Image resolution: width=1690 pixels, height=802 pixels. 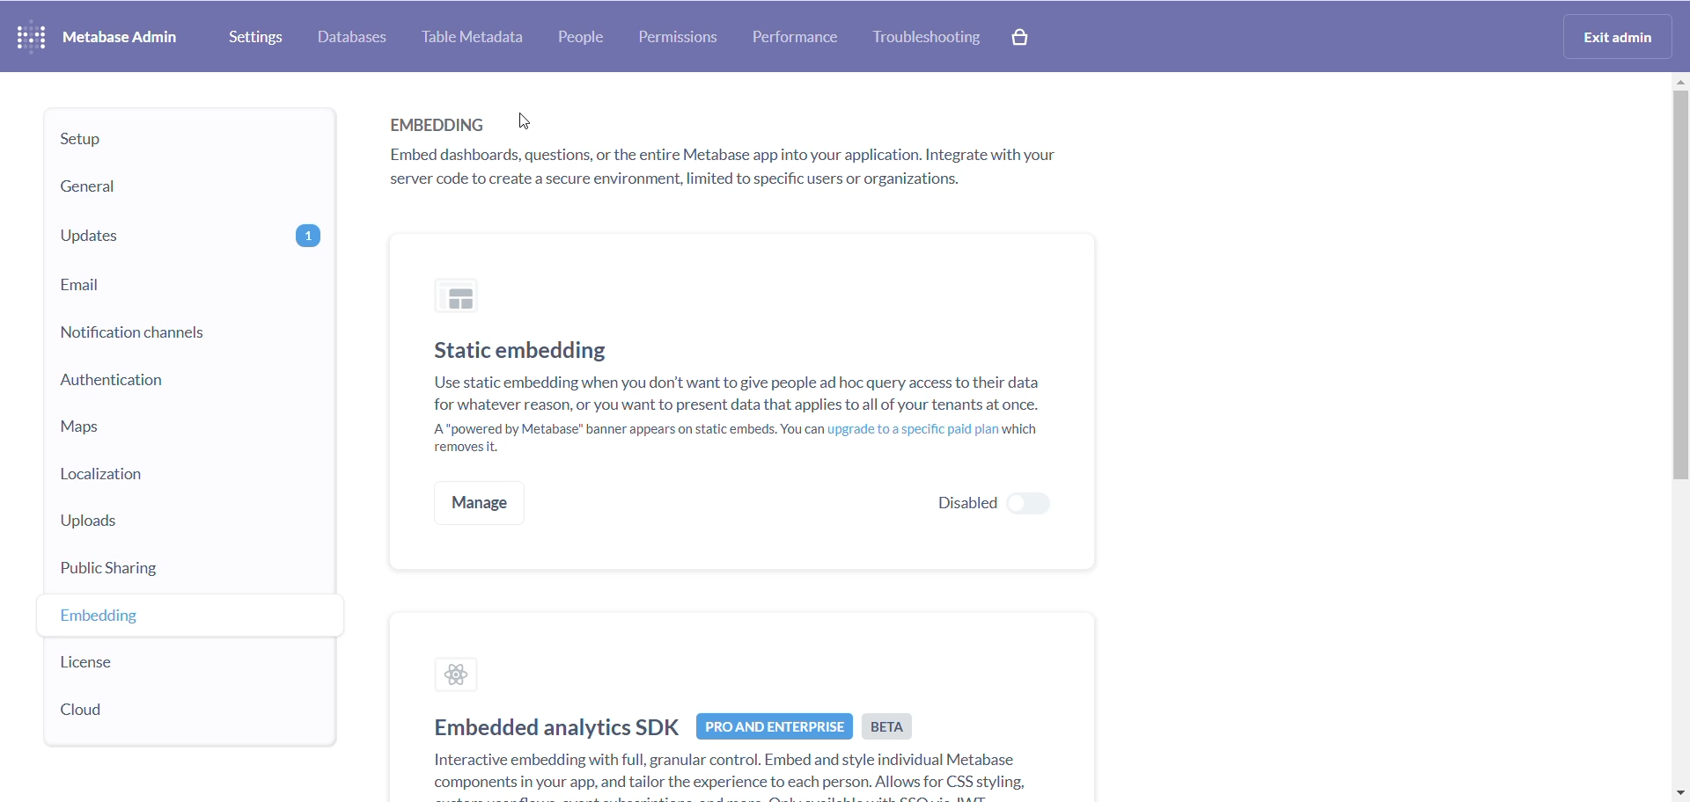 I want to click on cart, so click(x=1024, y=37).